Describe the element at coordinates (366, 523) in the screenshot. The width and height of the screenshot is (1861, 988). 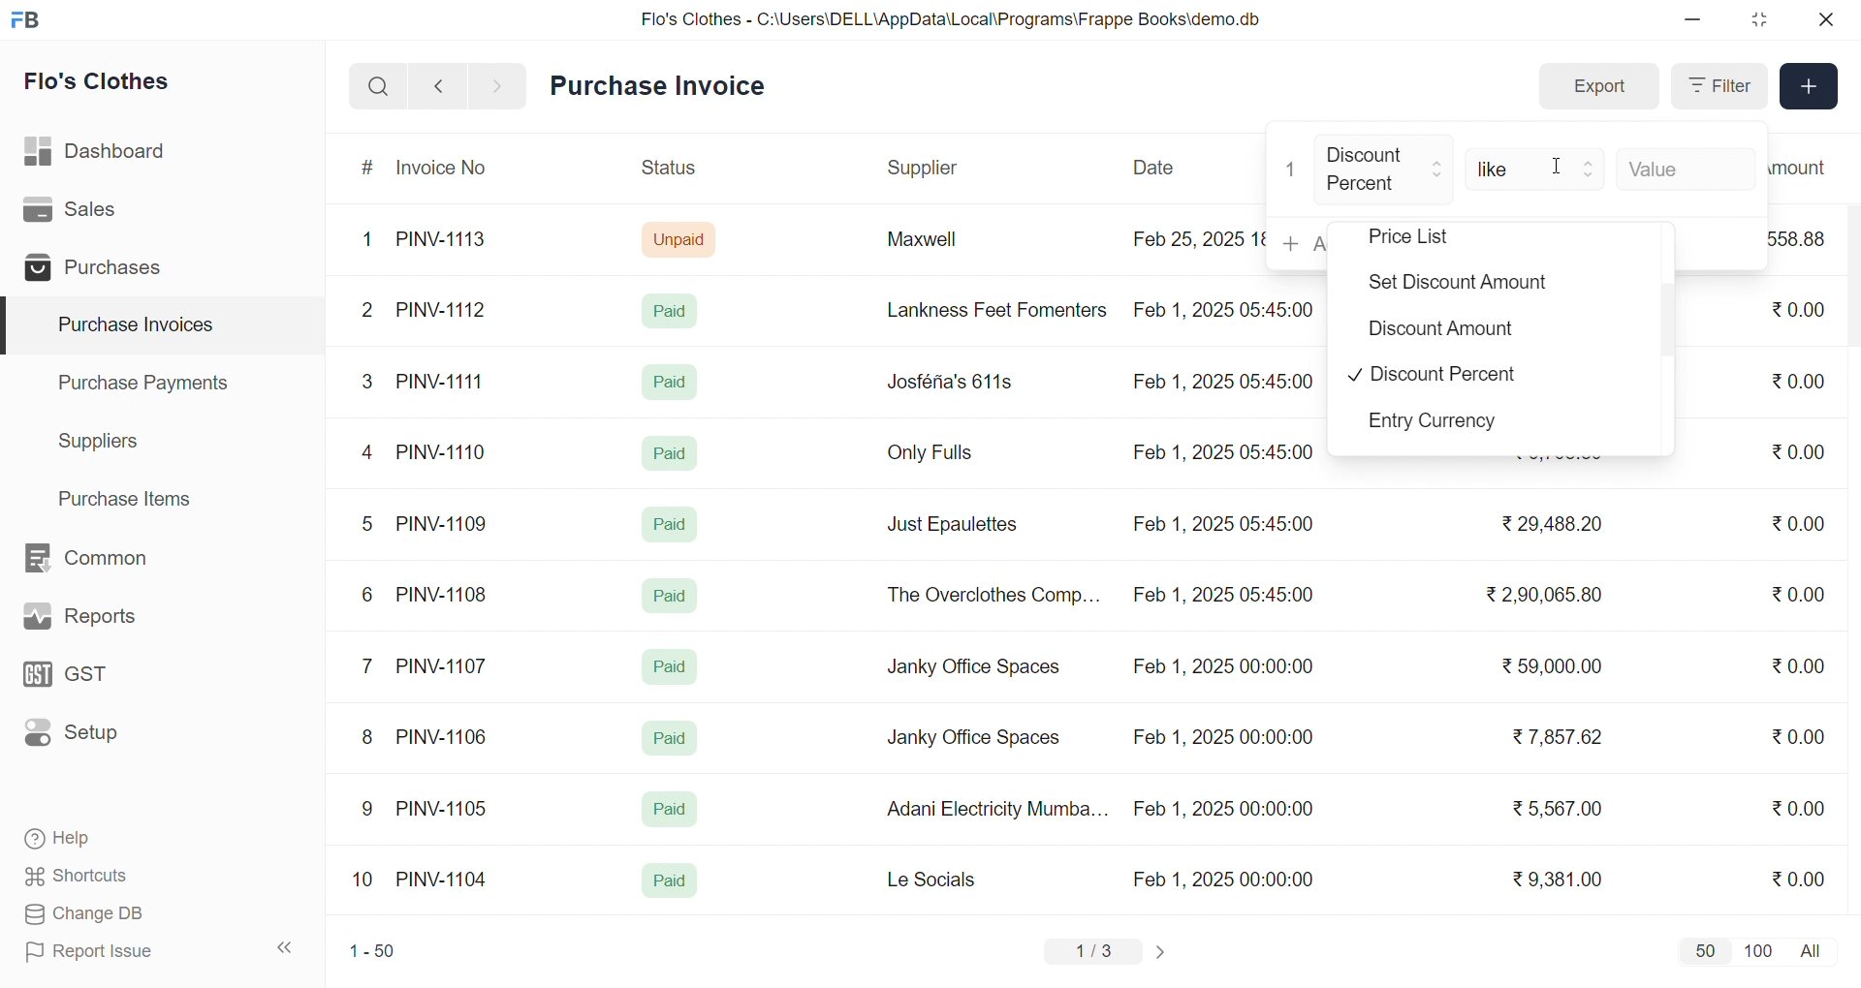
I see `5` at that location.